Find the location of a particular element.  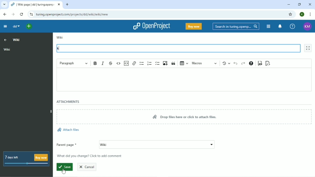

Code is located at coordinates (118, 64).